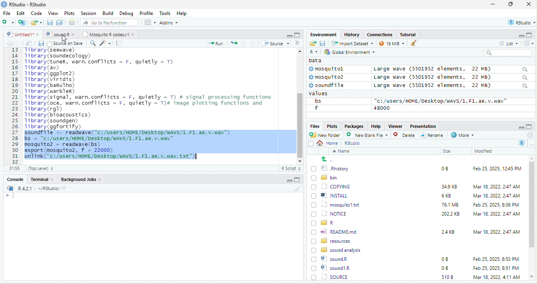 The image size is (537, 284). I want to click on  Home, so click(330, 143).